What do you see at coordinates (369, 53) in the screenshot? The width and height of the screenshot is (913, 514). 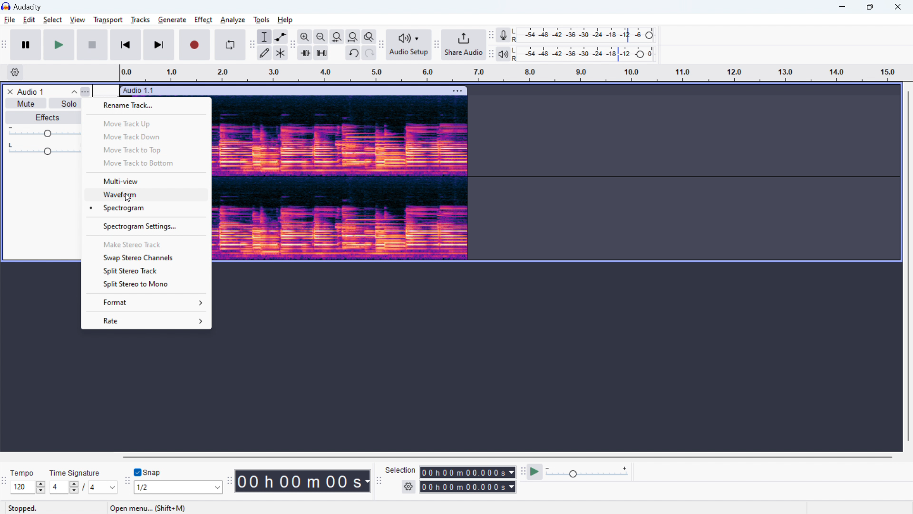 I see `redo` at bounding box center [369, 53].